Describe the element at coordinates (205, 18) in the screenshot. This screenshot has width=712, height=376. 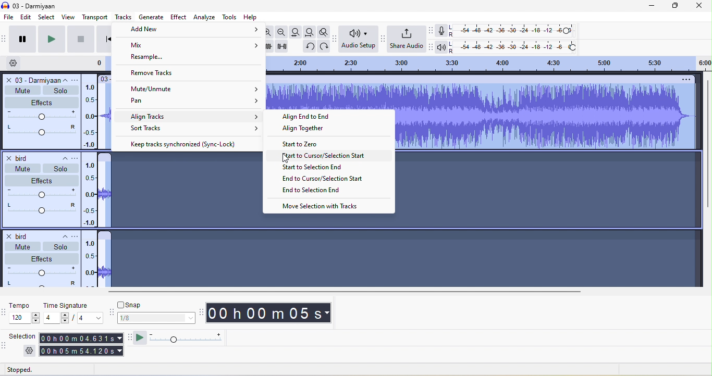
I see `analyze` at that location.